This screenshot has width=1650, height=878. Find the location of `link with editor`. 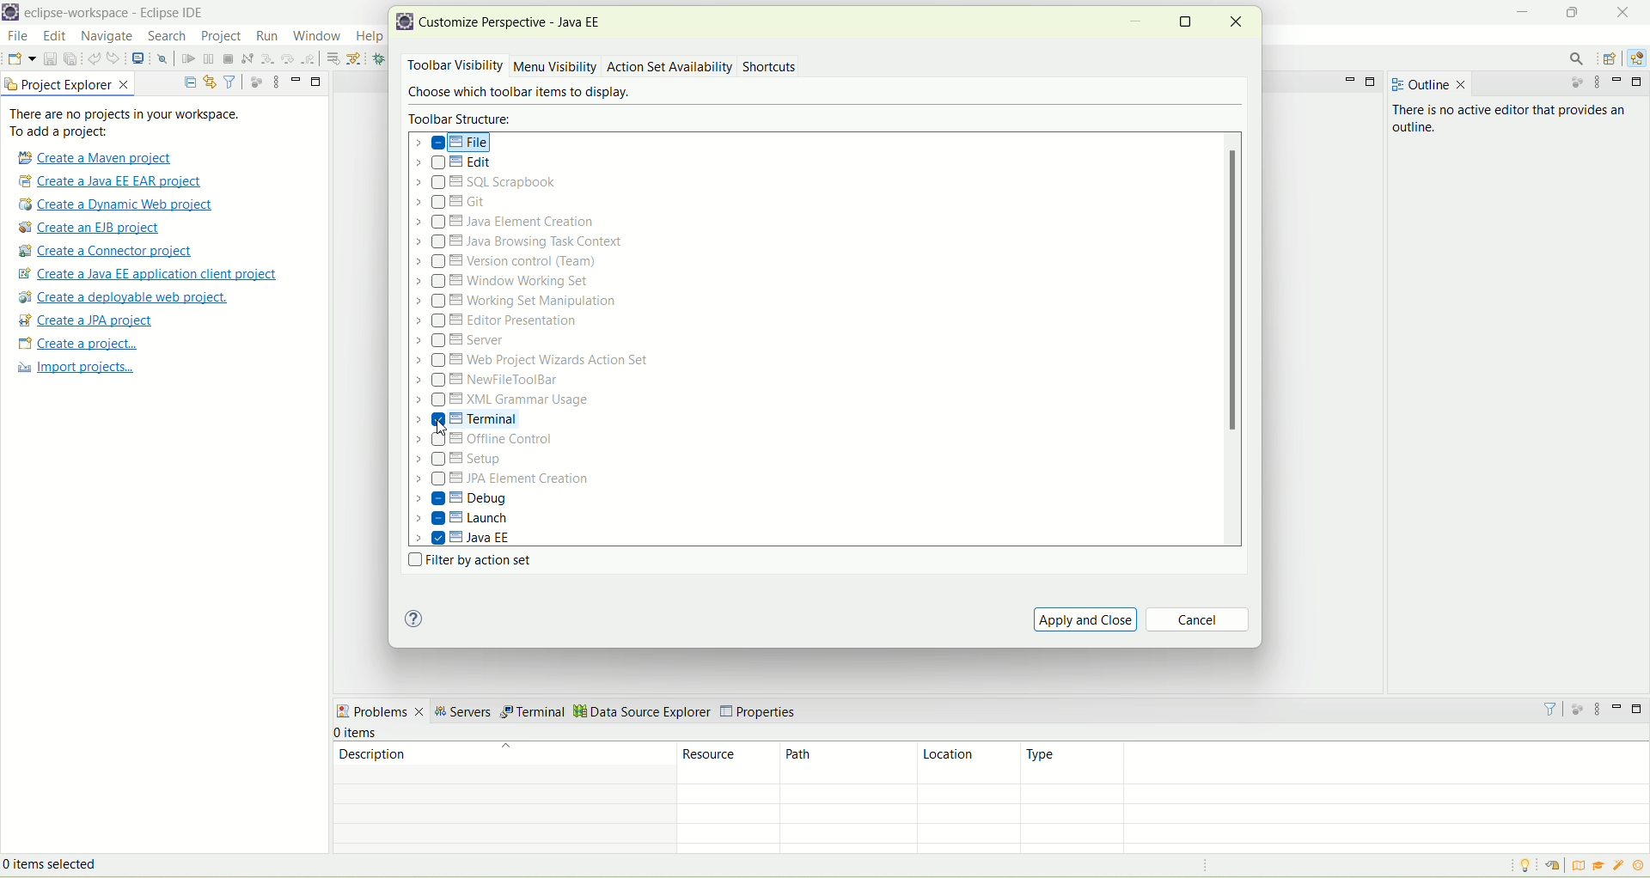

link with editor is located at coordinates (210, 81).